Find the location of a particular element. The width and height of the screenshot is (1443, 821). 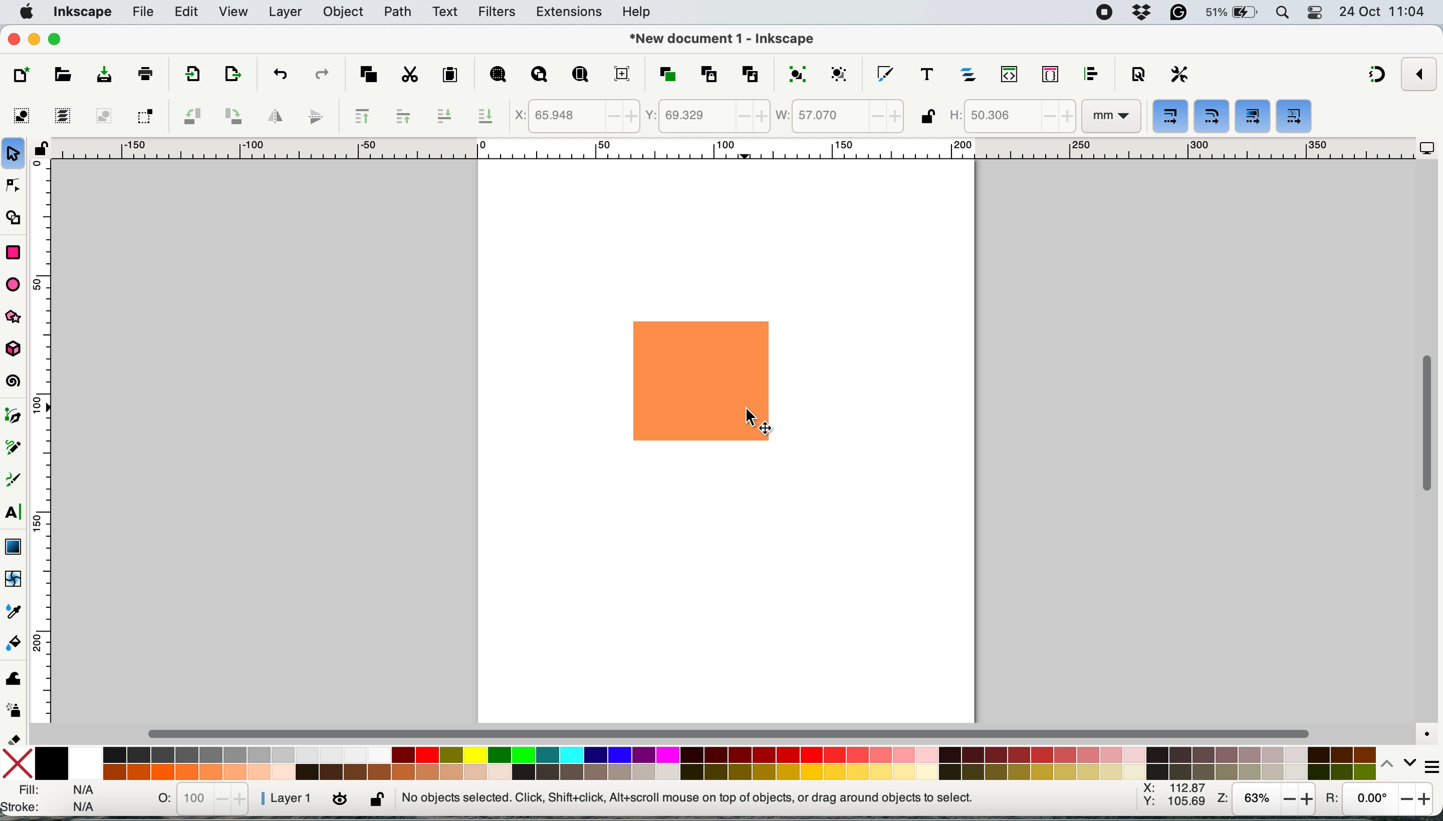

layers and objects is located at coordinates (970, 74).